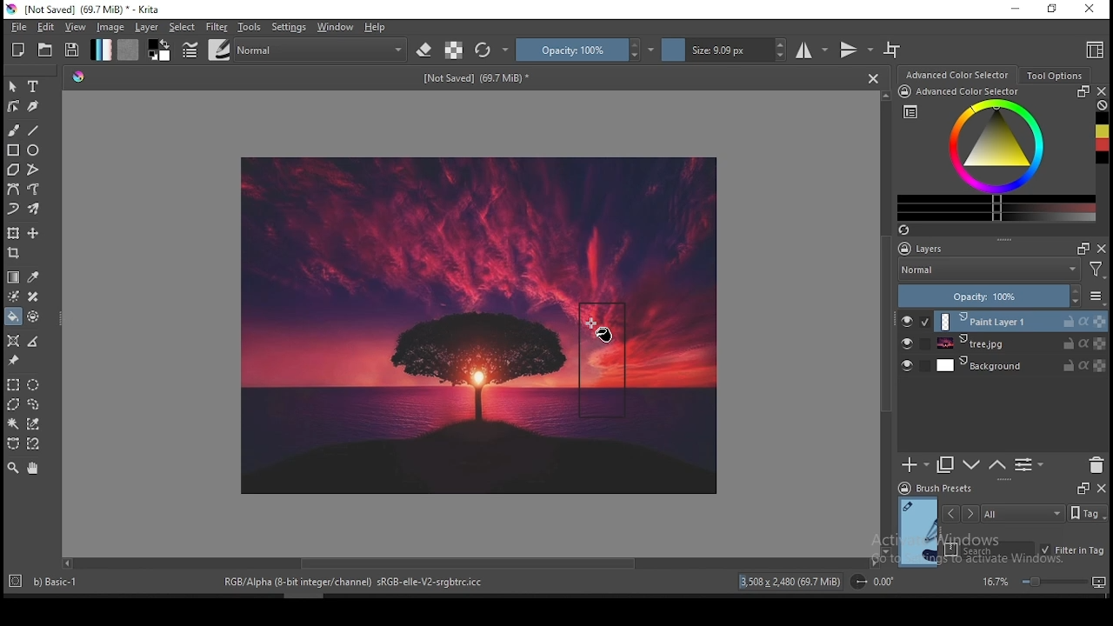  What do you see at coordinates (1020, 344) in the screenshot?
I see `layer` at bounding box center [1020, 344].